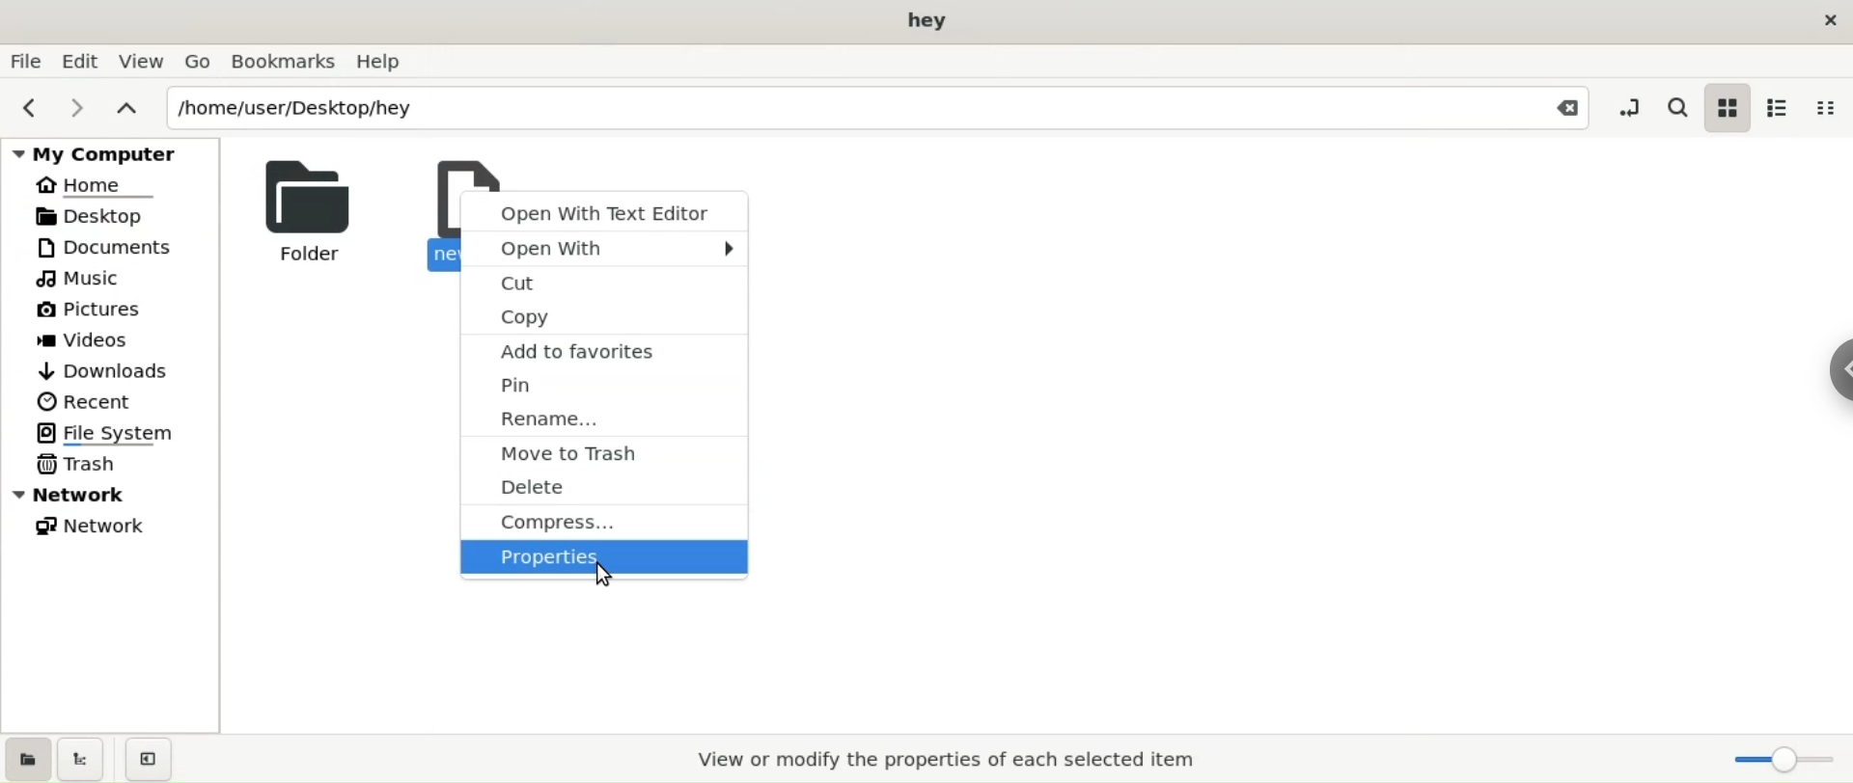  What do you see at coordinates (114, 247) in the screenshot?
I see `Documents` at bounding box center [114, 247].